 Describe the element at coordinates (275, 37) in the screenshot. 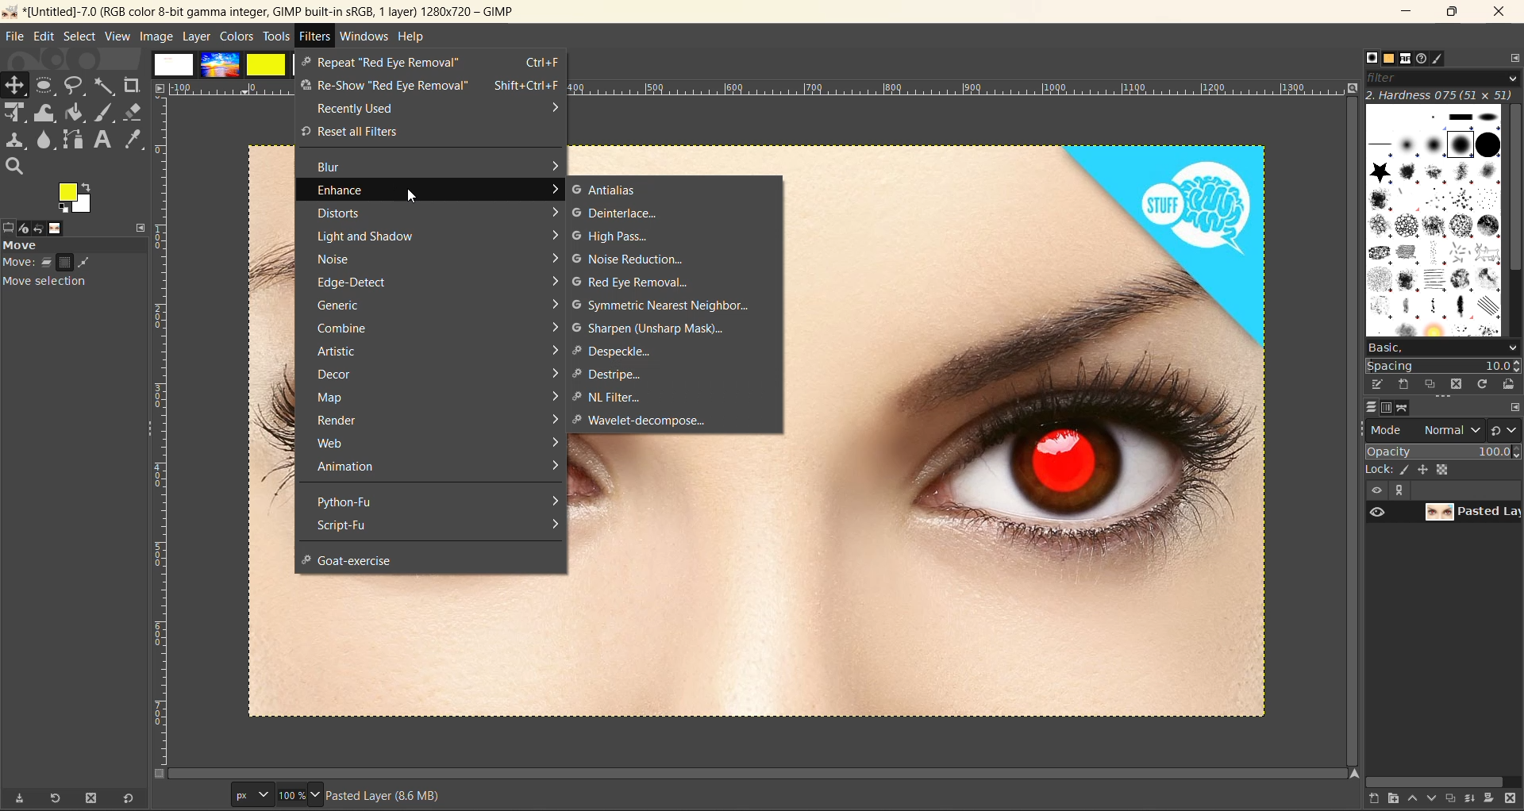

I see `tools` at that location.